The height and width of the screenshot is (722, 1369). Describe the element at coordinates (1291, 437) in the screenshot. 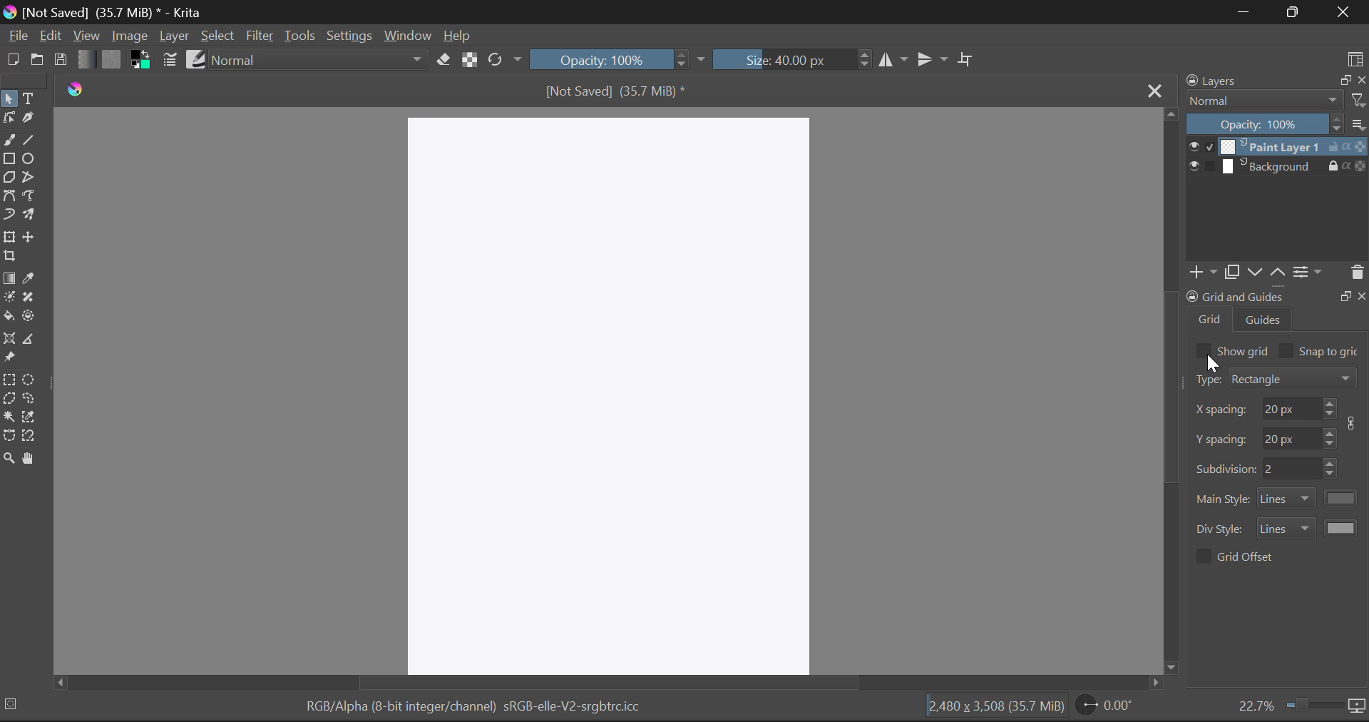

I see `spacing y` at that location.